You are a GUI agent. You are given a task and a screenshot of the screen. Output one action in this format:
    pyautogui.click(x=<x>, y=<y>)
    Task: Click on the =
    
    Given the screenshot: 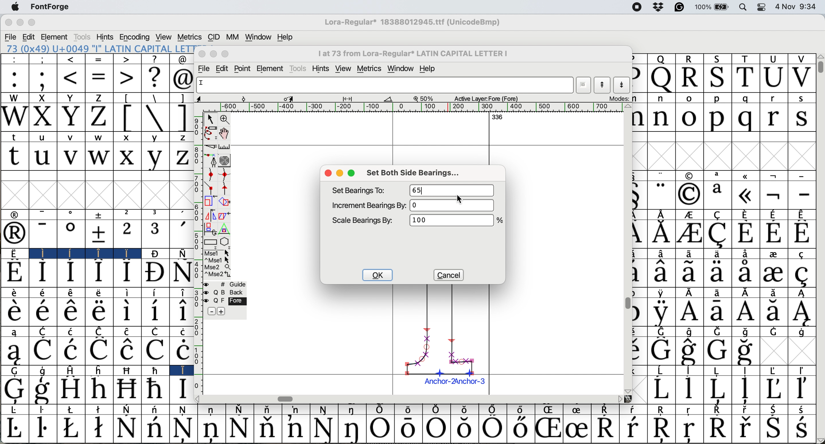 What is the action you would take?
    pyautogui.click(x=99, y=79)
    